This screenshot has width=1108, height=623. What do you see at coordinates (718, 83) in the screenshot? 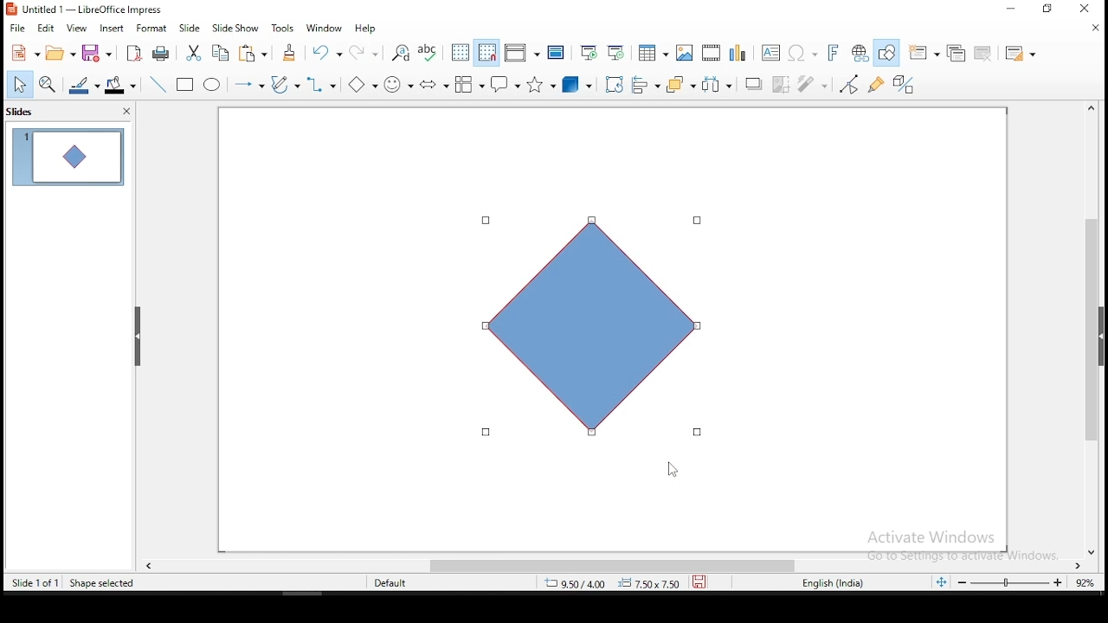
I see `distribute` at bounding box center [718, 83].